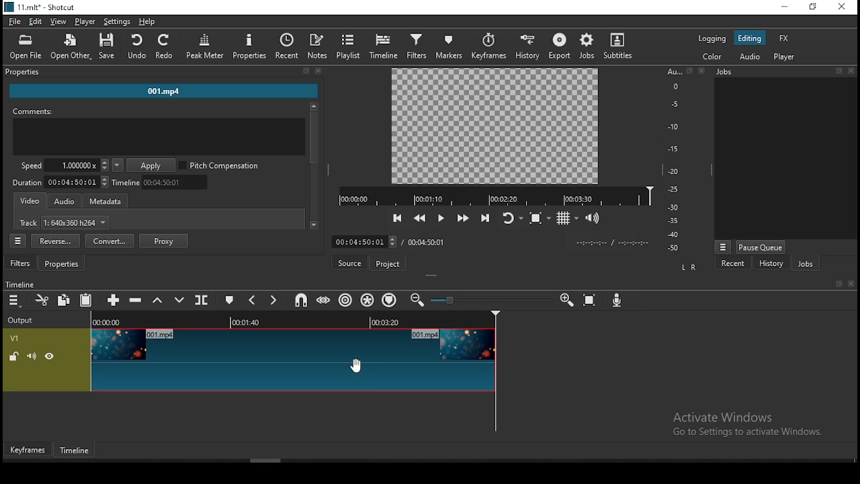 Image resolution: width=860 pixels, height=484 pixels. Describe the element at coordinates (733, 265) in the screenshot. I see `recent` at that location.